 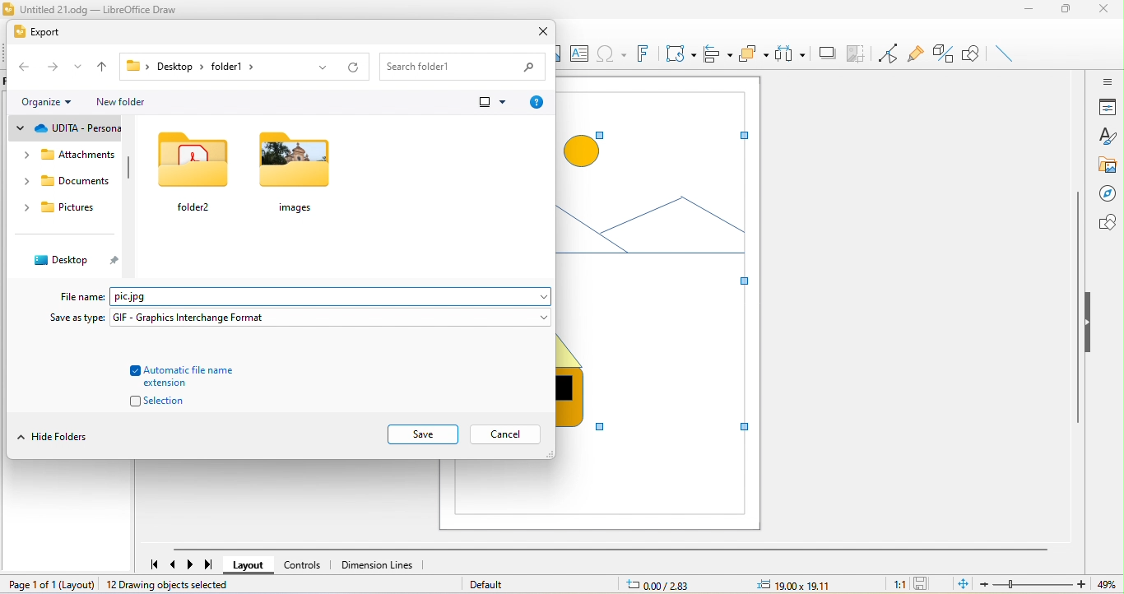 I want to click on file name and type , so click(x=328, y=297).